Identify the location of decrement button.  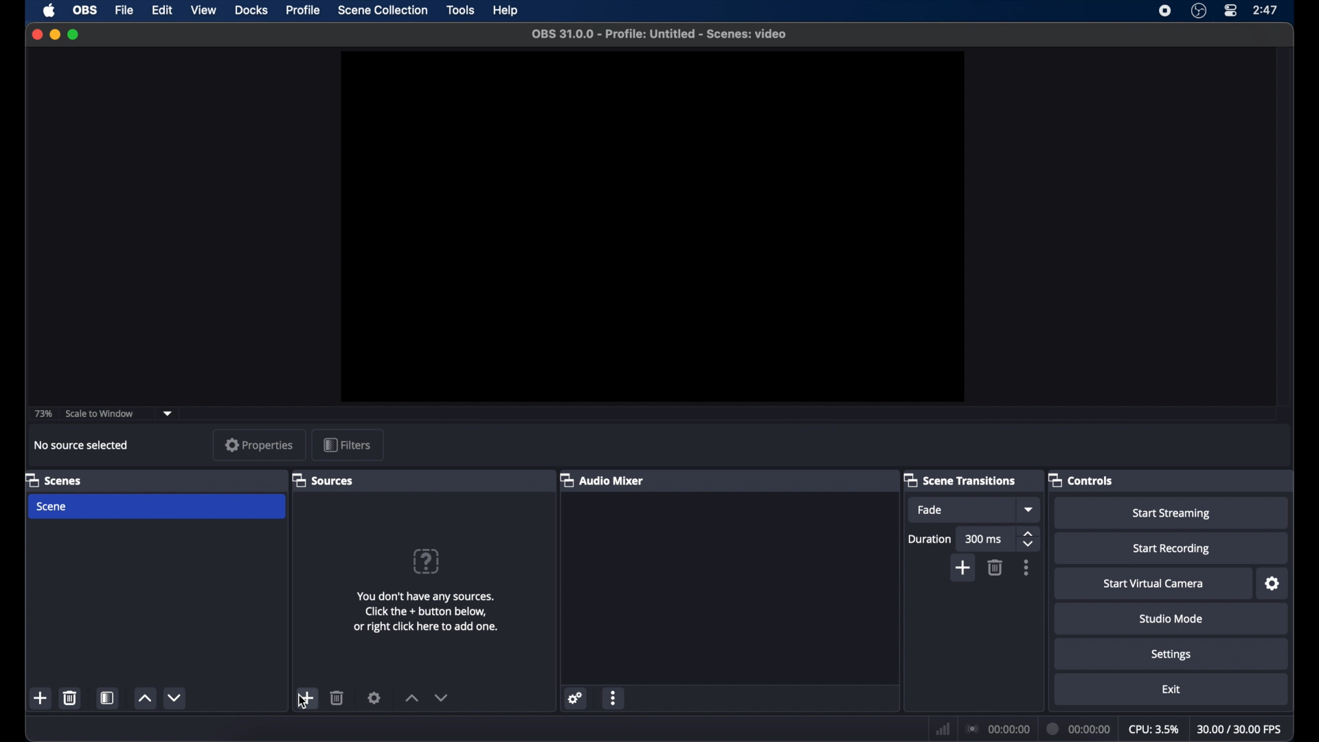
(176, 697).